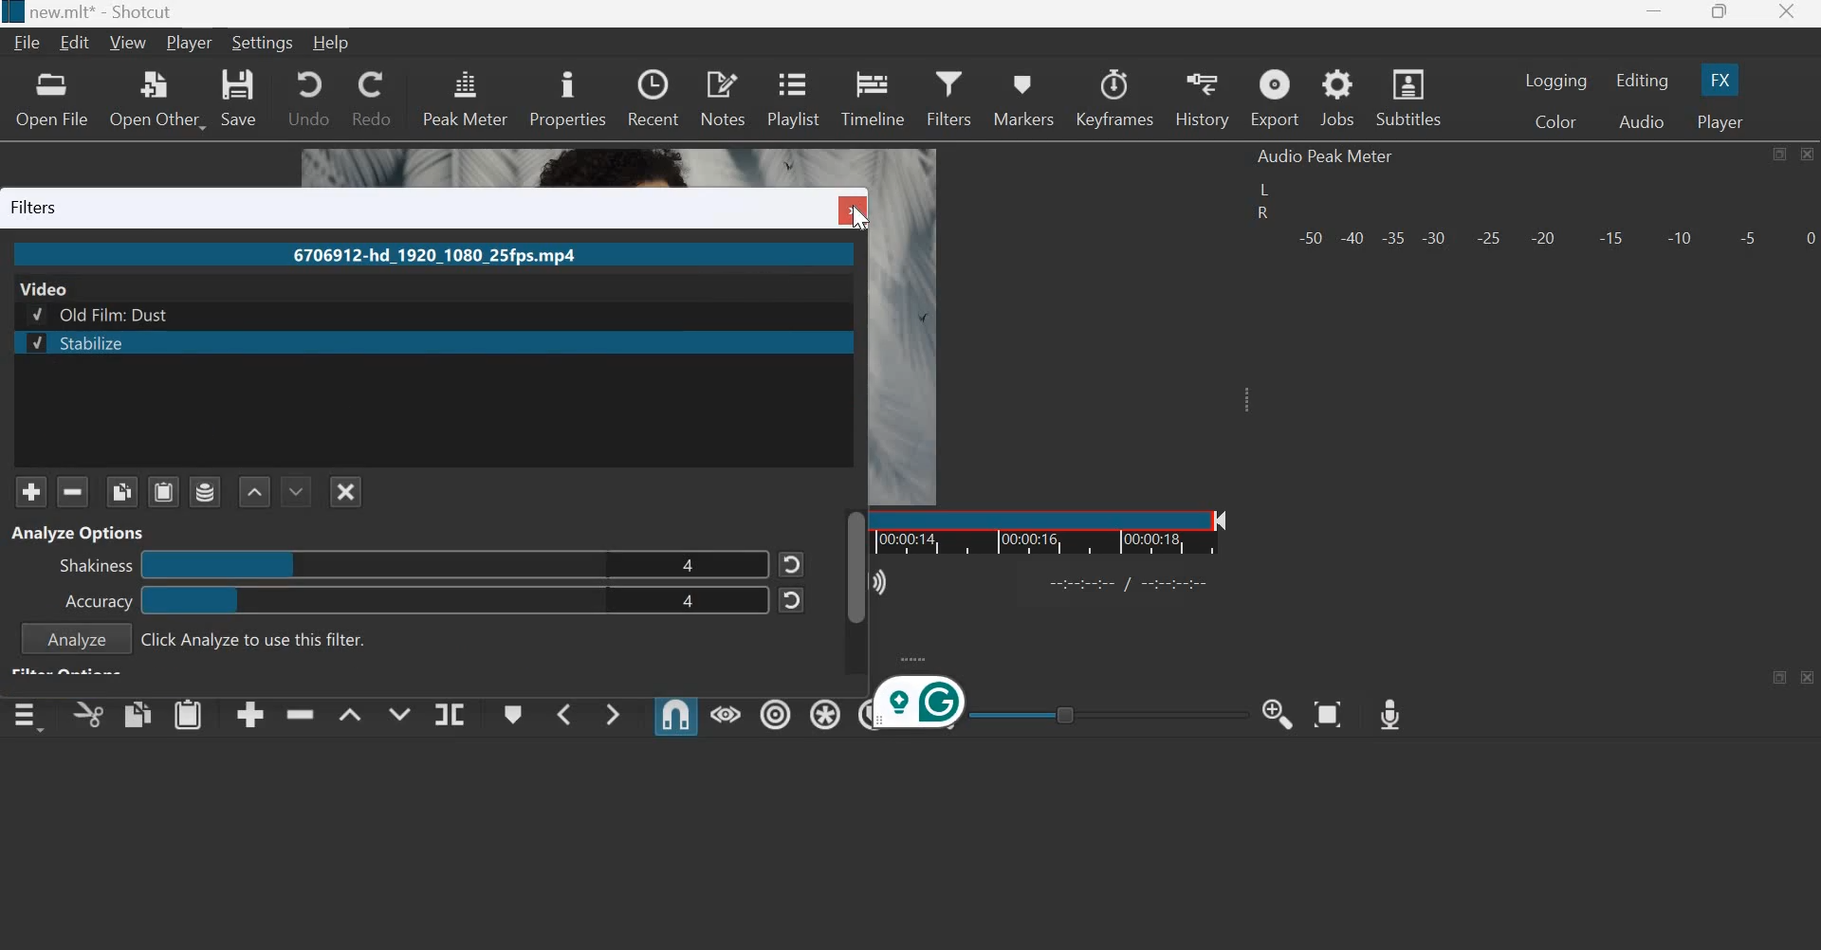 This screenshot has width=1821, height=950. I want to click on Create/edit marker, so click(510, 713).